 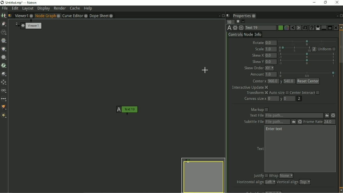 I want to click on Maximum number of panels , so click(x=229, y=22).